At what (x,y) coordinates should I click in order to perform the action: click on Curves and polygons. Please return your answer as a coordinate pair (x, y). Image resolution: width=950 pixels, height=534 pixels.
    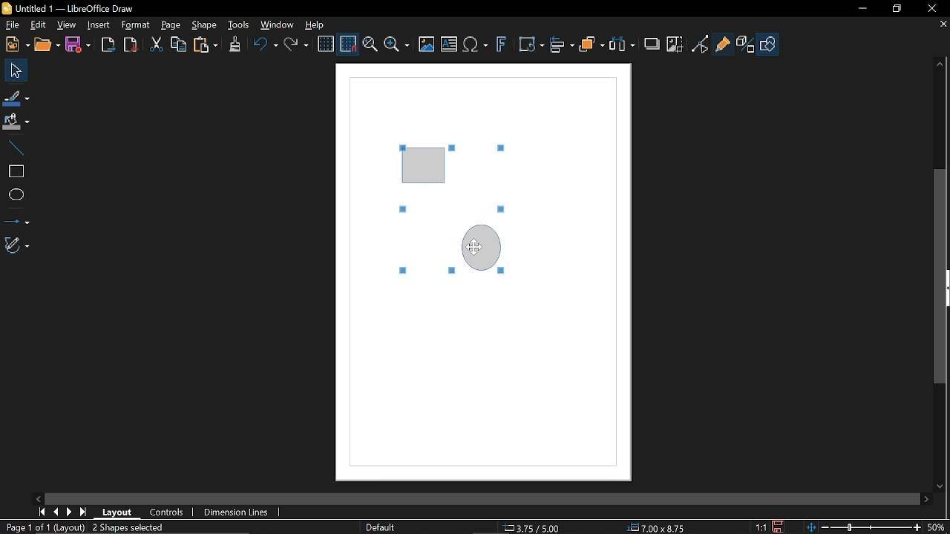
    Looking at the image, I should click on (15, 244).